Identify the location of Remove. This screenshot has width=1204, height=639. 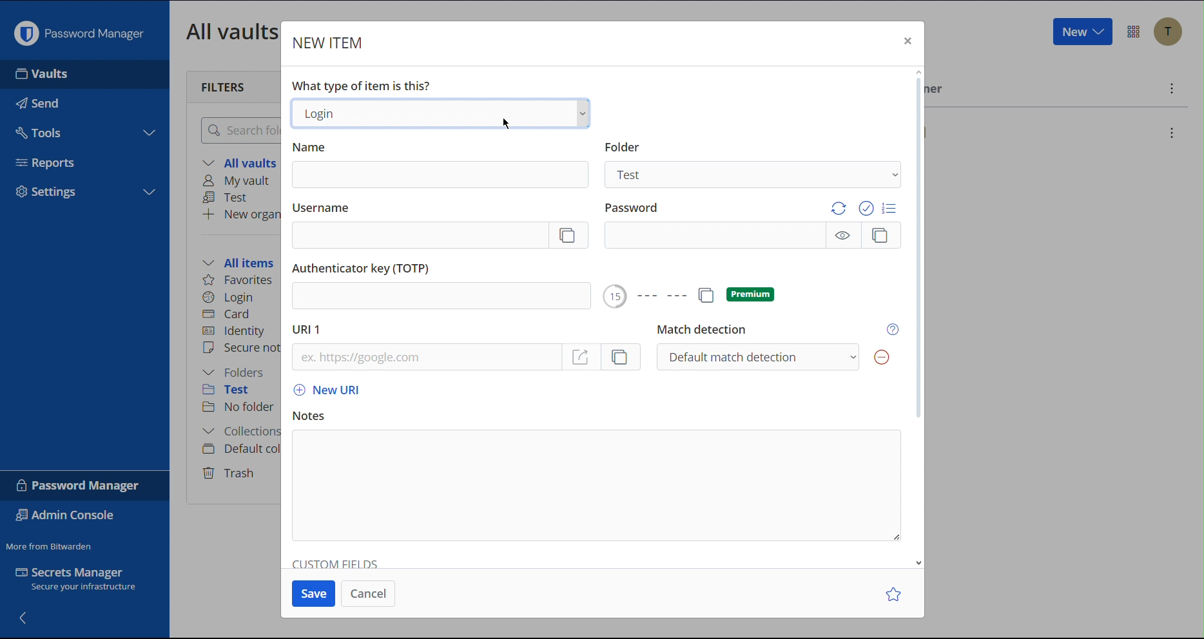
(880, 358).